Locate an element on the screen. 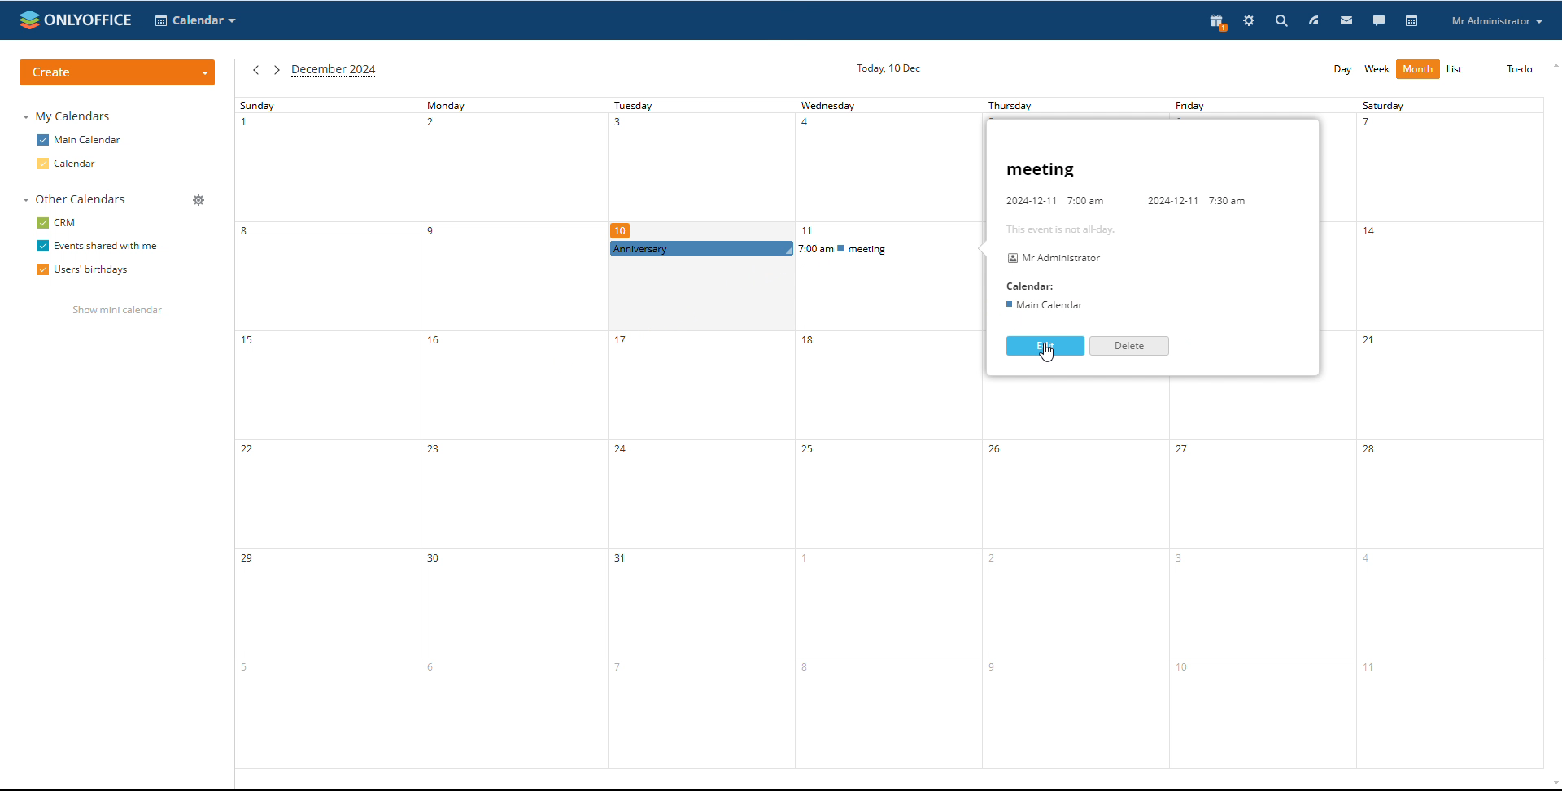 The height and width of the screenshot is (791, 1562). profile is located at coordinates (1496, 21).